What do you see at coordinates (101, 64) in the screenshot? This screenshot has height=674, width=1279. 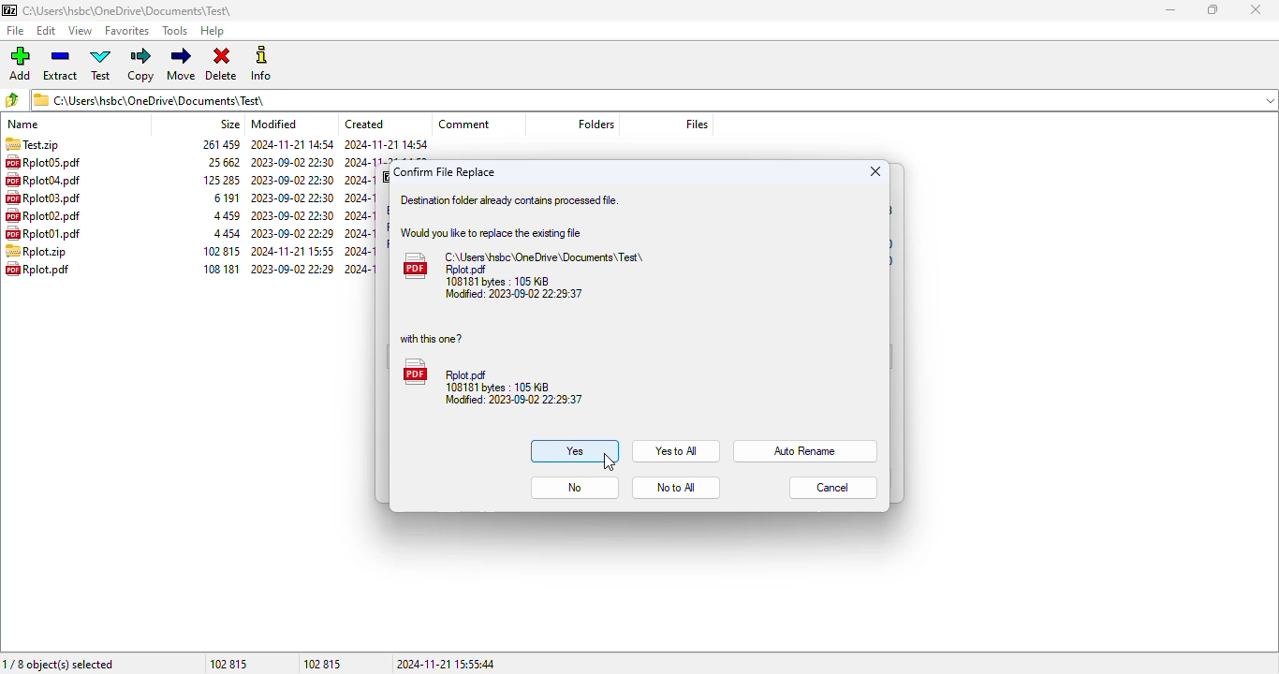 I see `test` at bounding box center [101, 64].